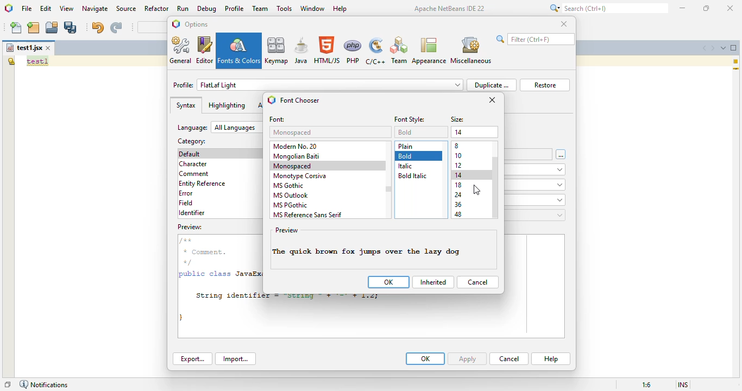 Image resolution: width=742 pixels, height=391 pixels. I want to click on C/C++, so click(376, 51).